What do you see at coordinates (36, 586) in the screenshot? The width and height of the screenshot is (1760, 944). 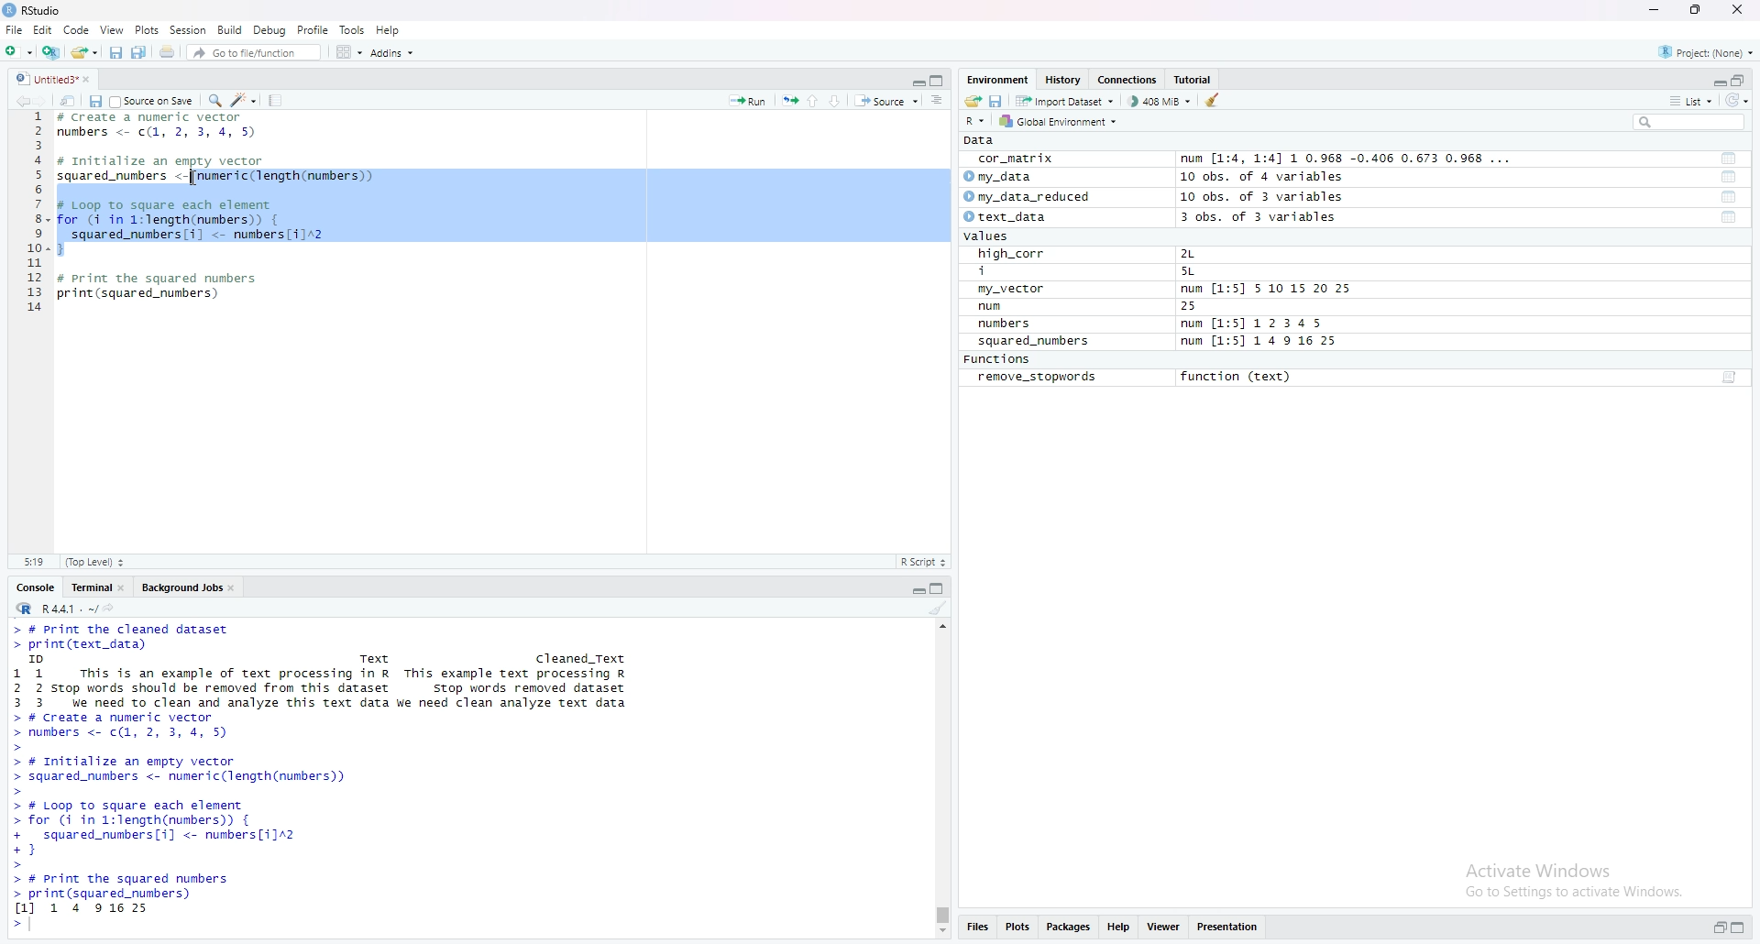 I see `Console` at bounding box center [36, 586].